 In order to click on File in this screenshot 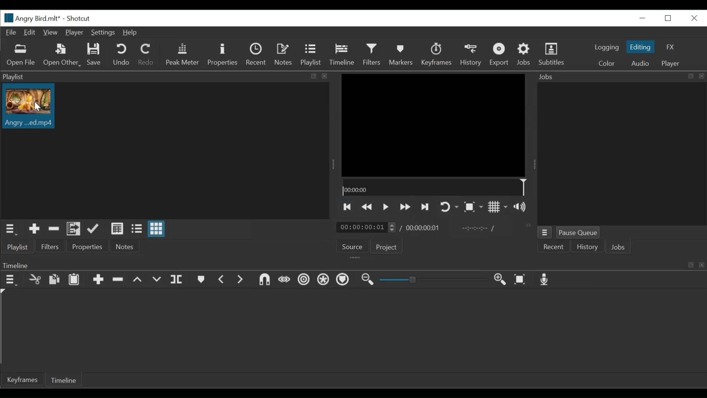, I will do `click(11, 34)`.